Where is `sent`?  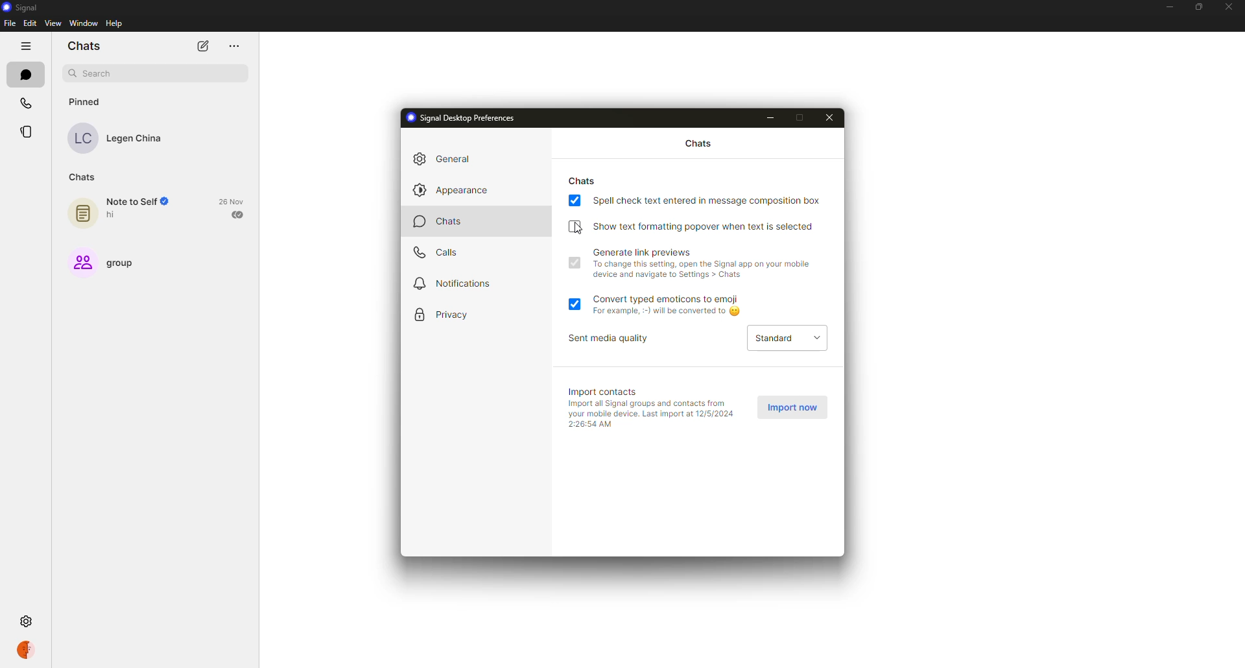
sent is located at coordinates (239, 214).